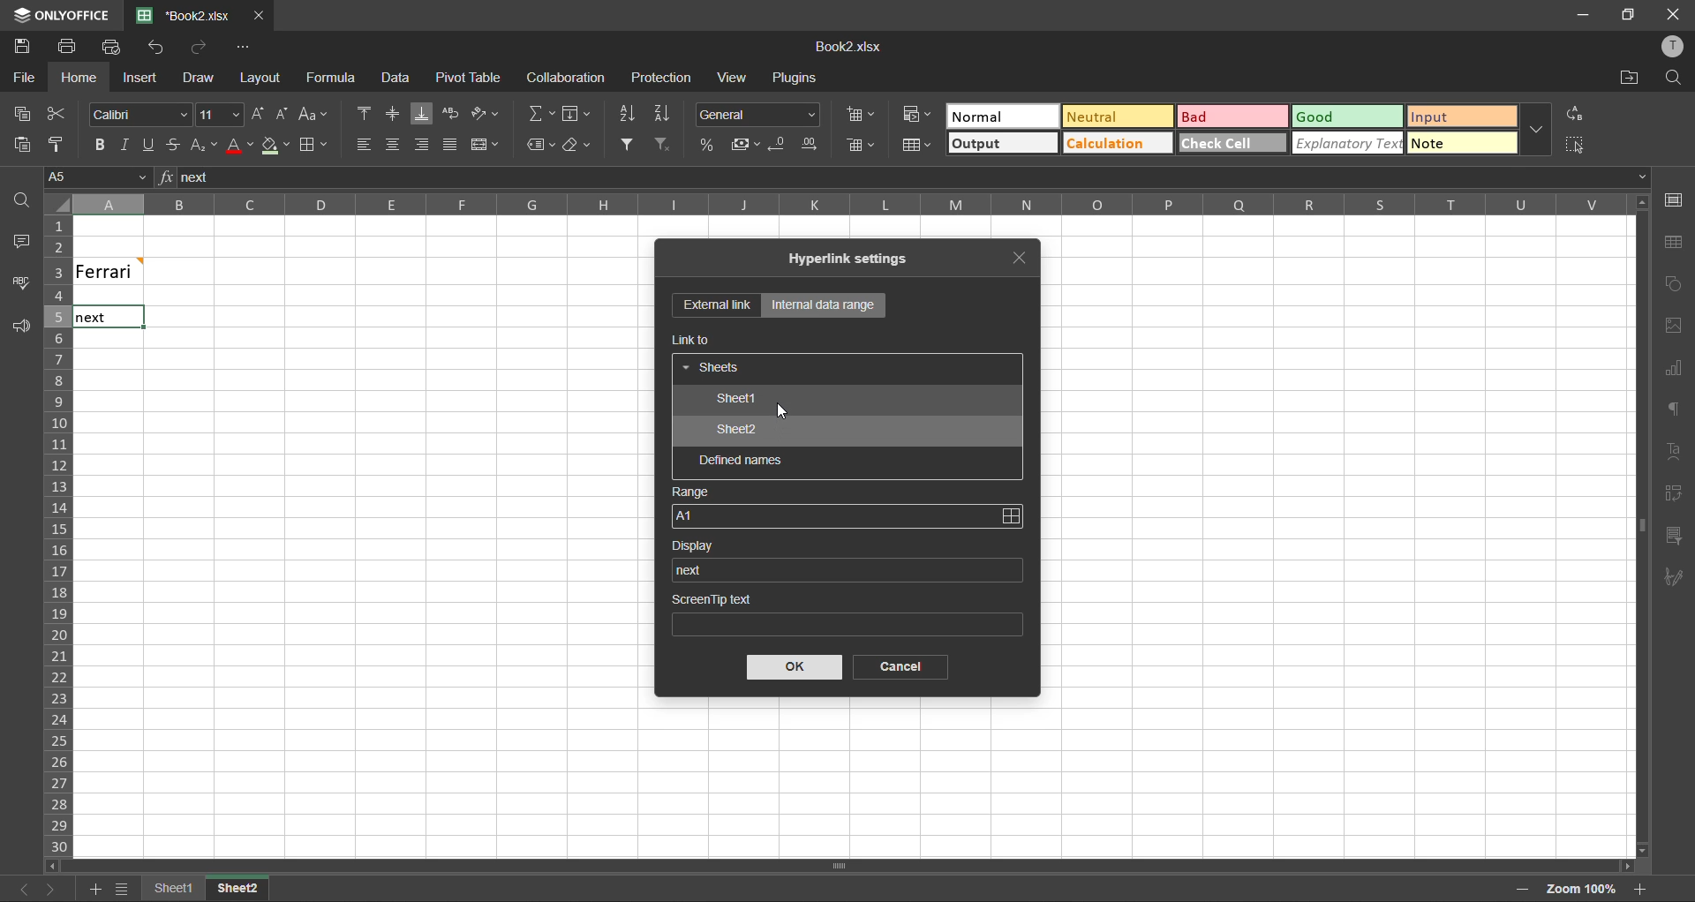  Describe the element at coordinates (1578, 112) in the screenshot. I see `replace` at that location.